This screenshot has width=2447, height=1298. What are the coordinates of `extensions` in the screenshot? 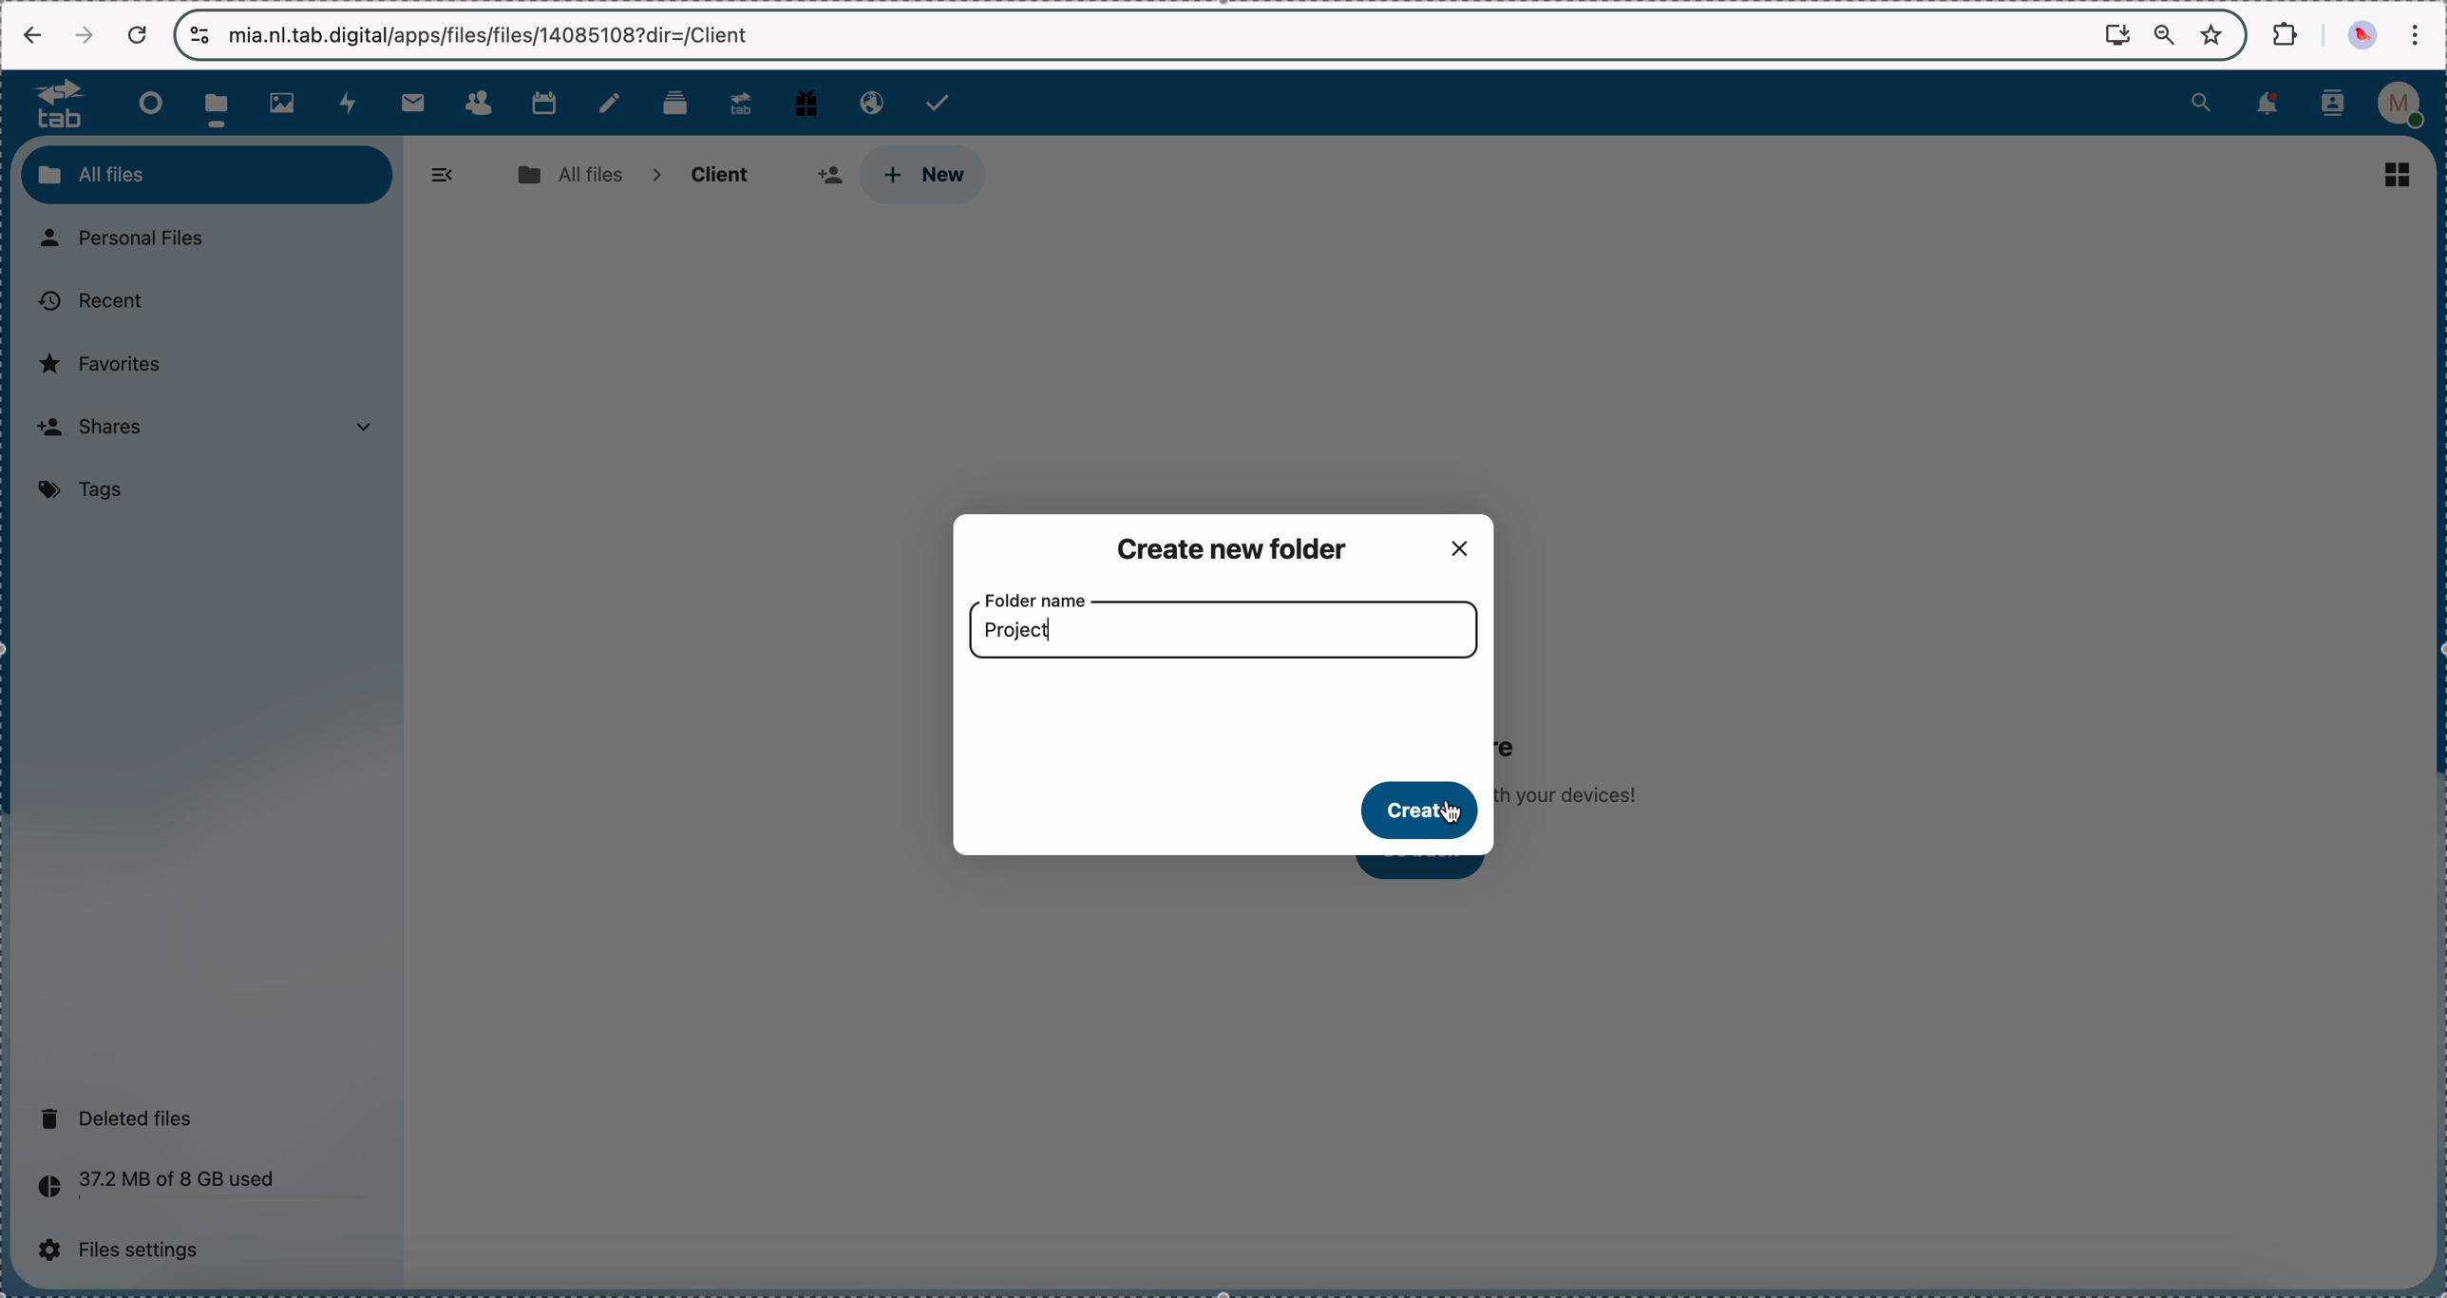 It's located at (2287, 32).